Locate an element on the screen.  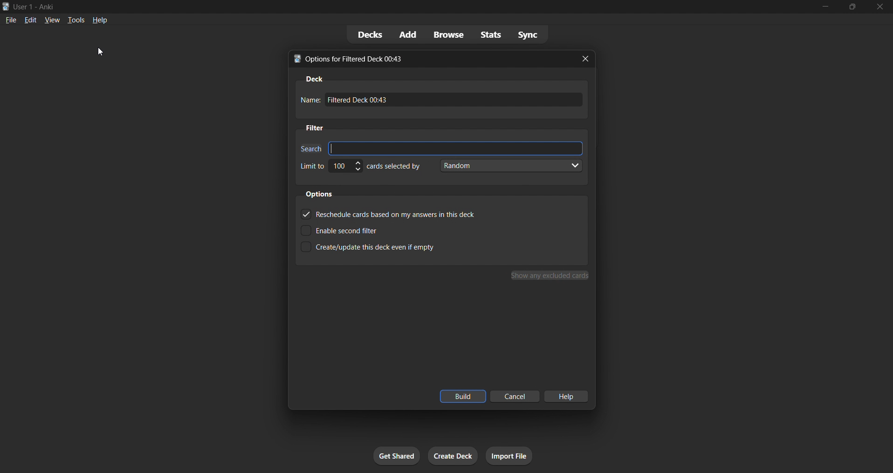
empty box is located at coordinates (457, 147).